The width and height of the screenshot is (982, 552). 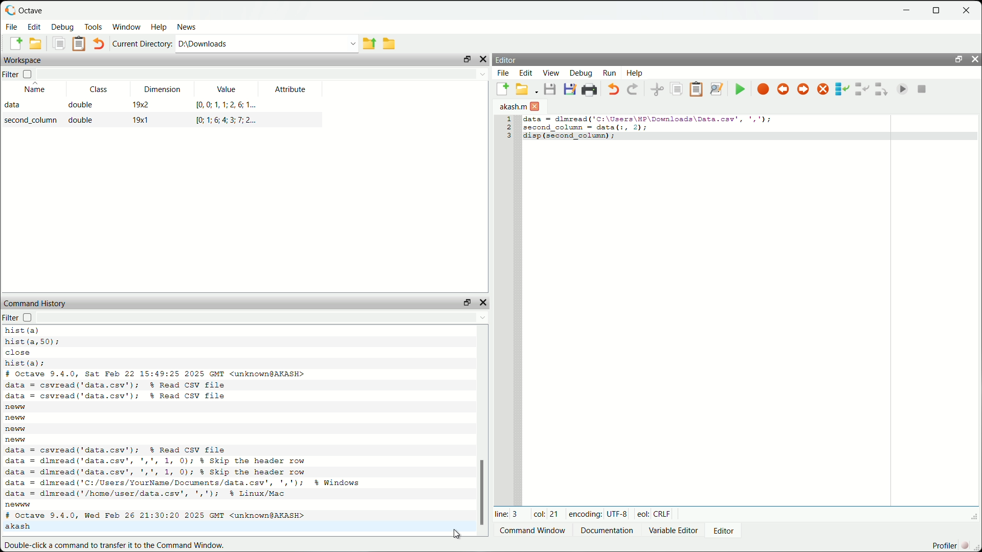 I want to click on run, so click(x=608, y=73).